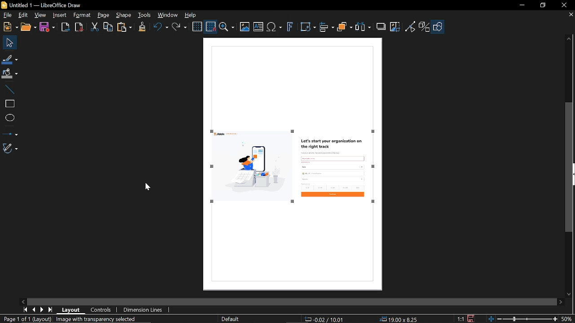 The width and height of the screenshot is (575, 323). Describe the element at coordinates (345, 28) in the screenshot. I see `Arrange` at that location.